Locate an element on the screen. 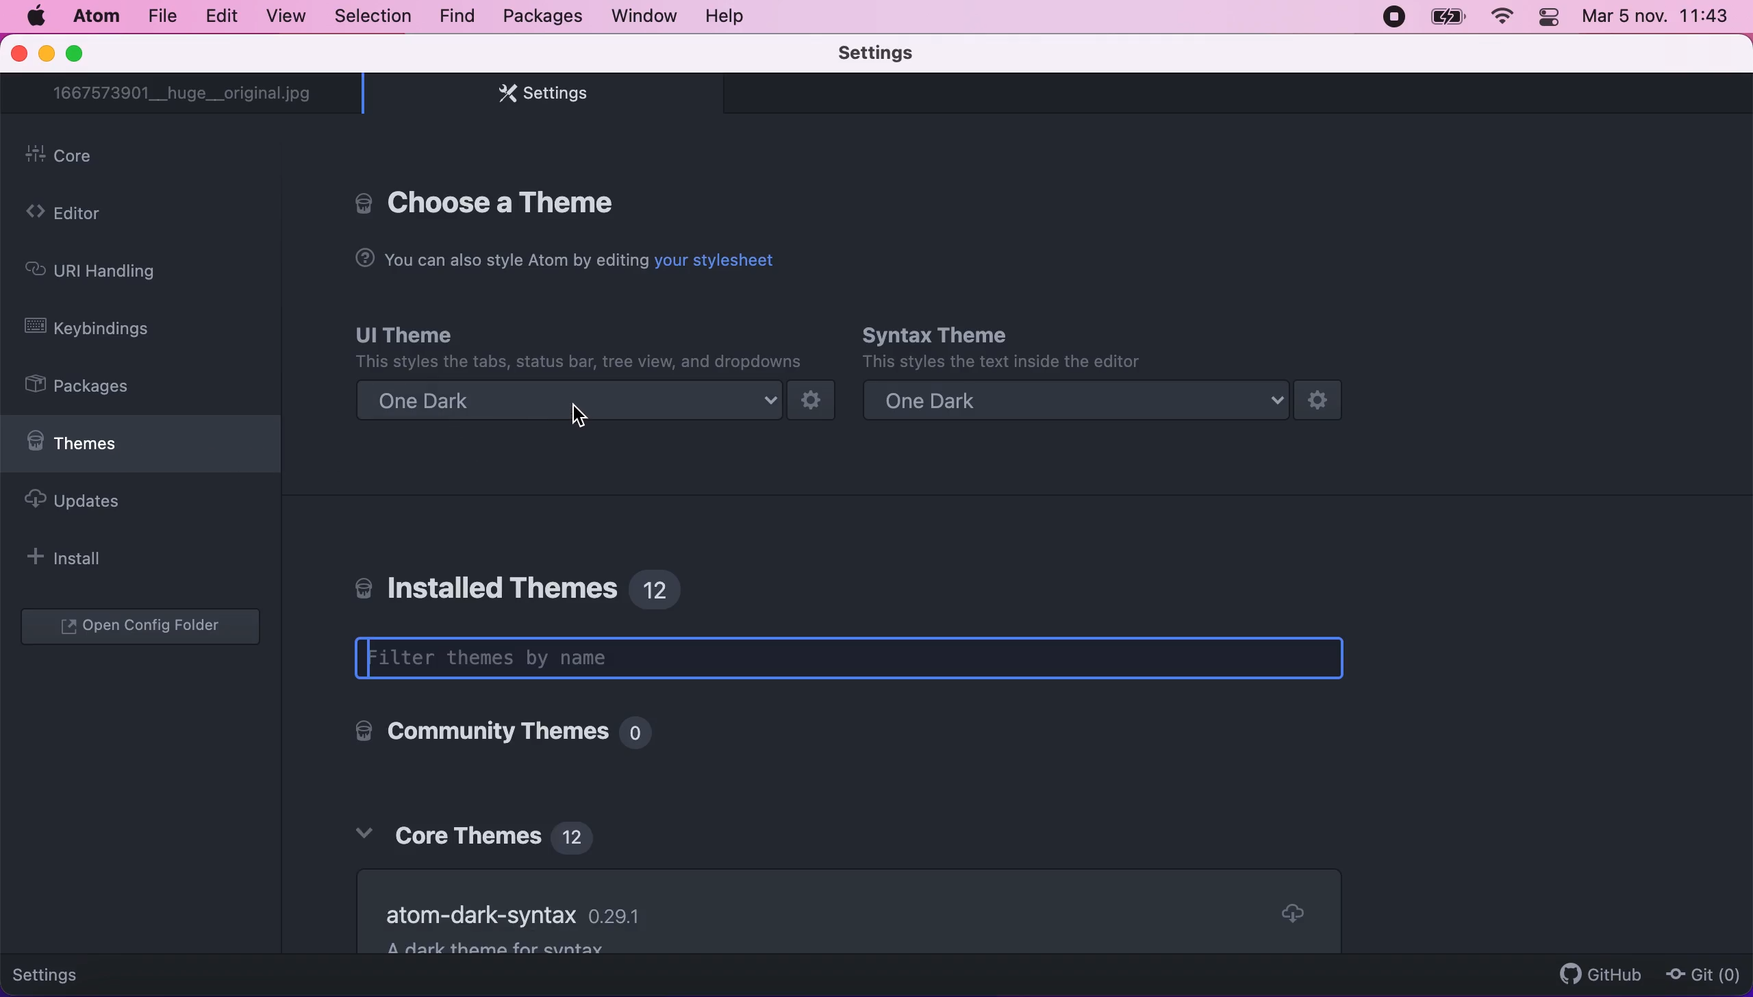  panel control is located at coordinates (1548, 18).